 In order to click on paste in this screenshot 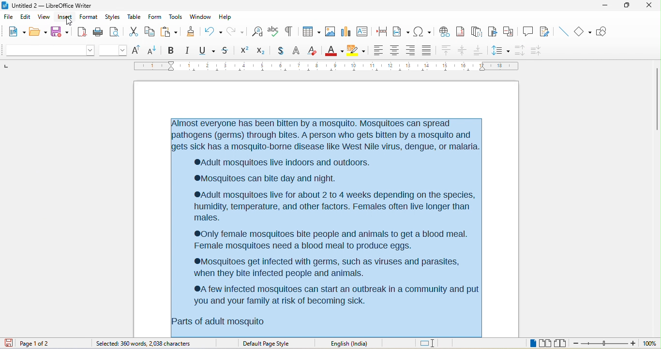, I will do `click(167, 31)`.